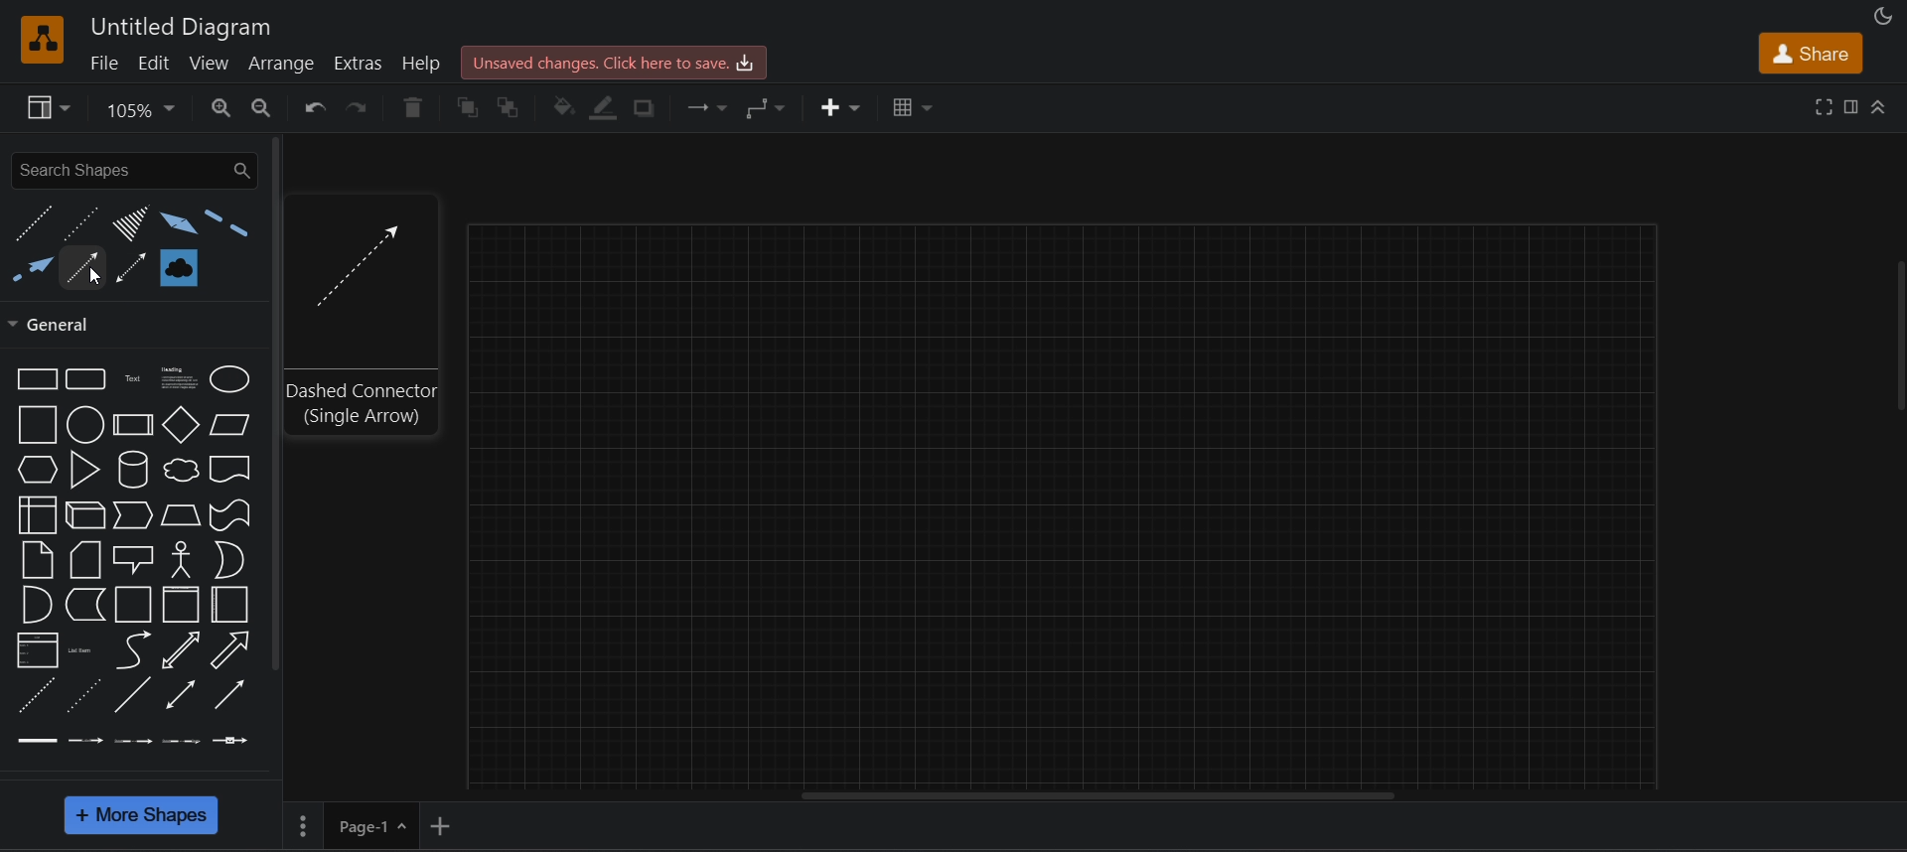  Describe the element at coordinates (212, 63) in the screenshot. I see `view` at that location.